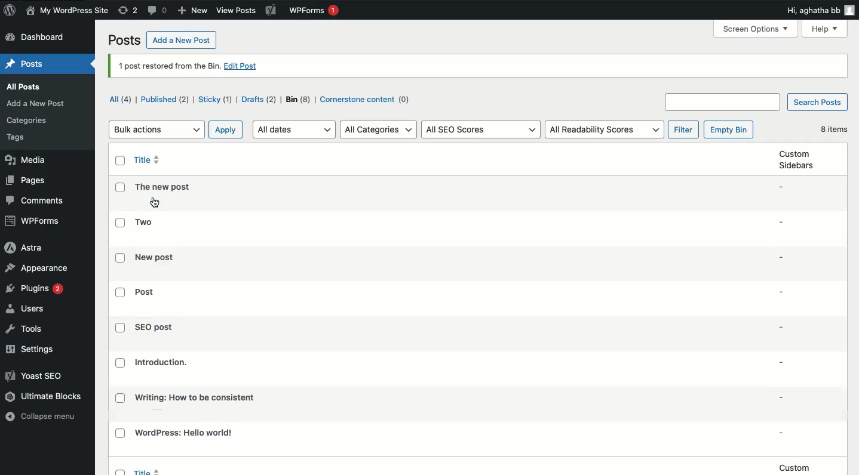 The height and width of the screenshot is (475, 859). I want to click on WPForms, so click(35, 221).